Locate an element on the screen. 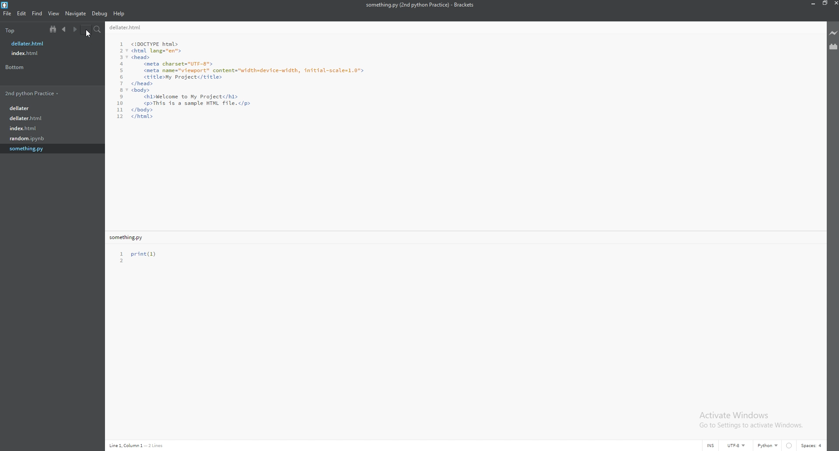  text is located at coordinates (141, 257).